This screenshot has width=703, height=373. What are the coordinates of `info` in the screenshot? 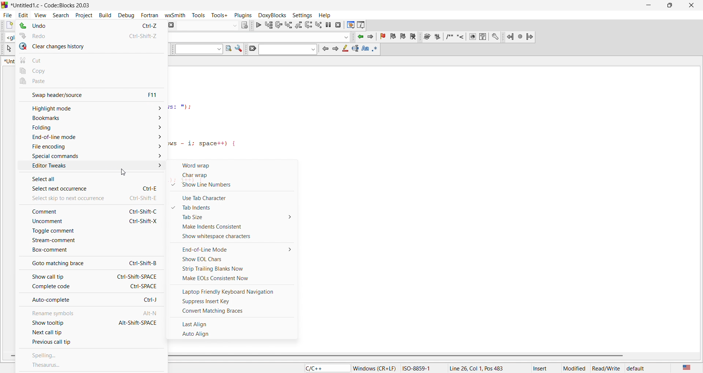 It's located at (360, 25).